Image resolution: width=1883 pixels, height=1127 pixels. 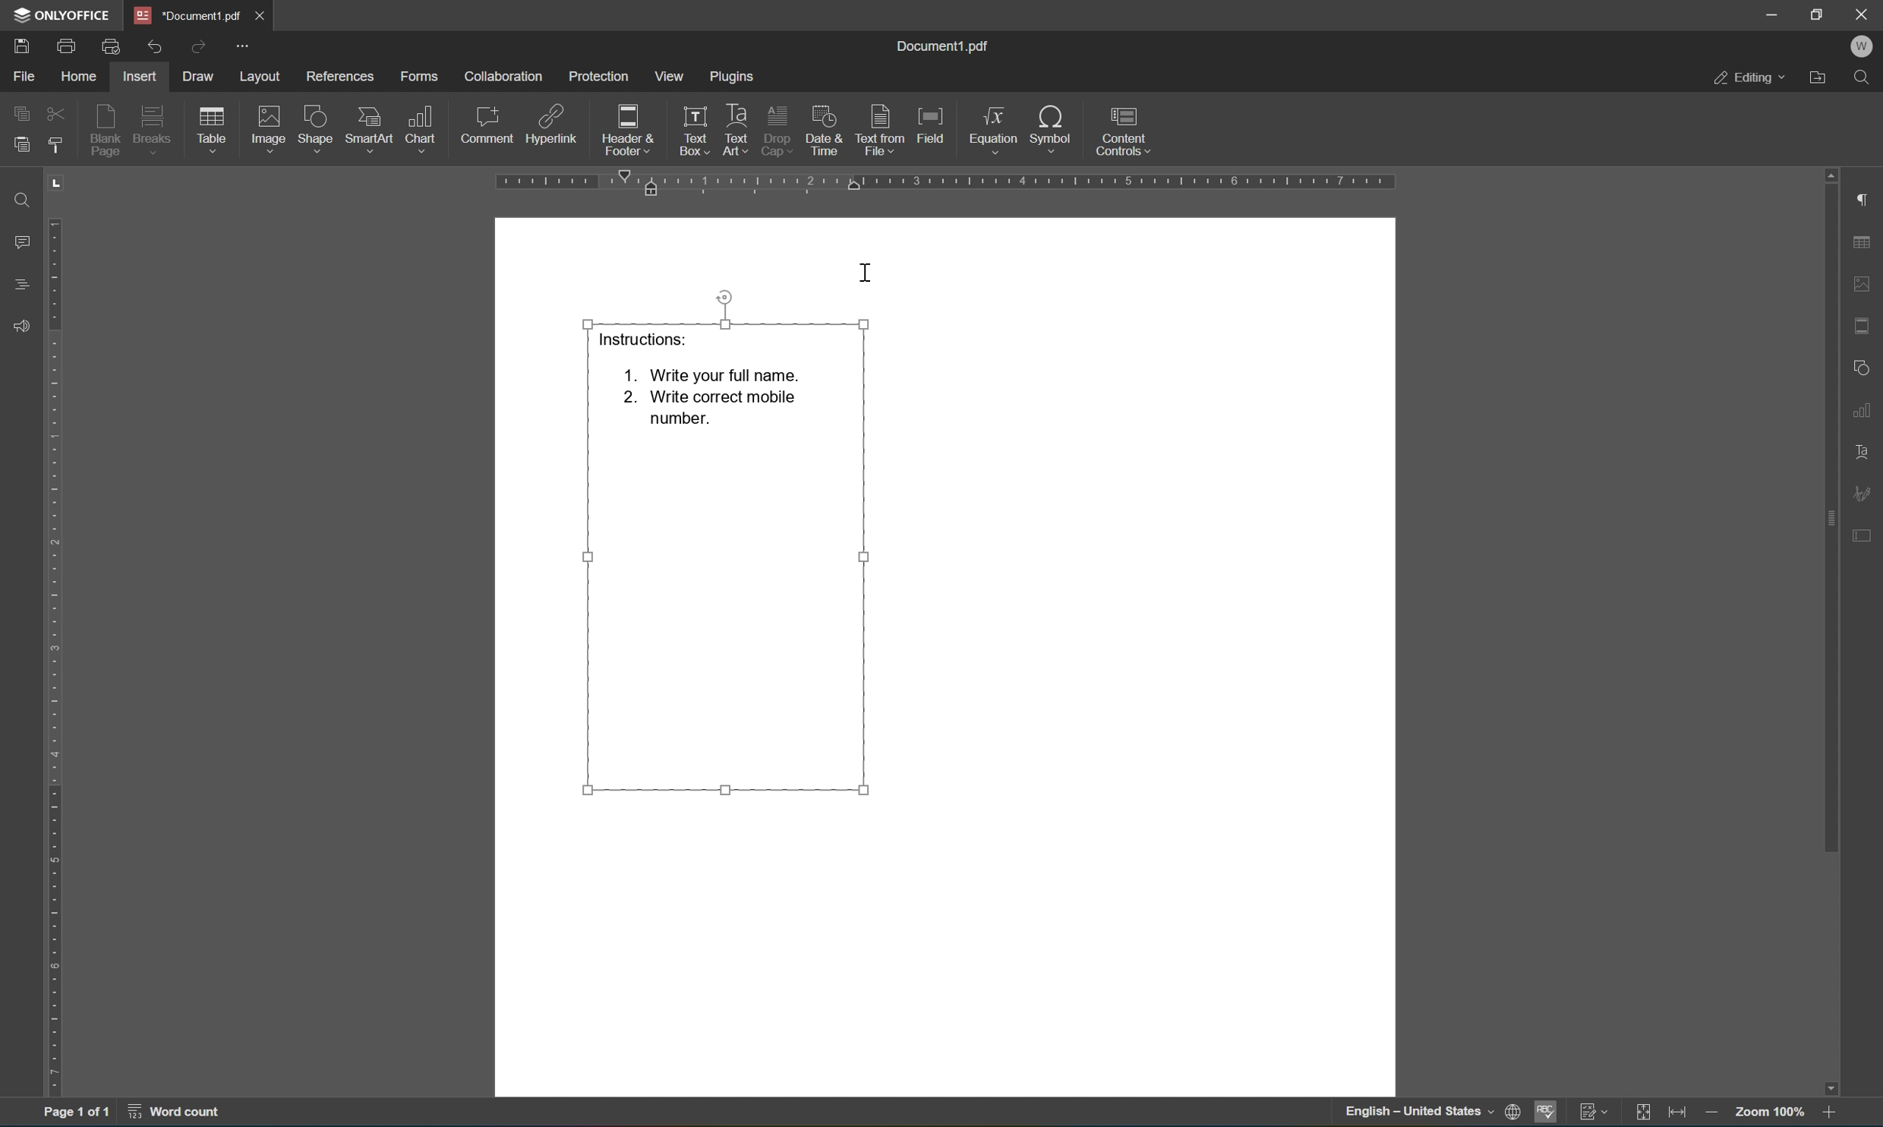 I want to click on Undo, so click(x=153, y=49).